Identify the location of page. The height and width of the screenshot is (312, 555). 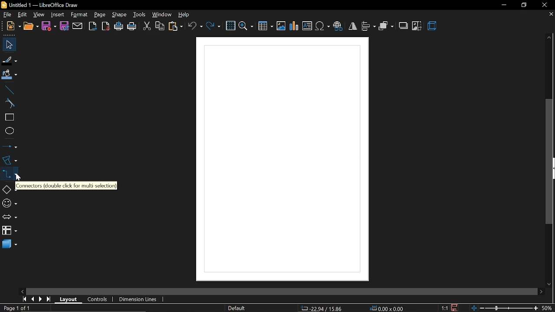
(100, 13).